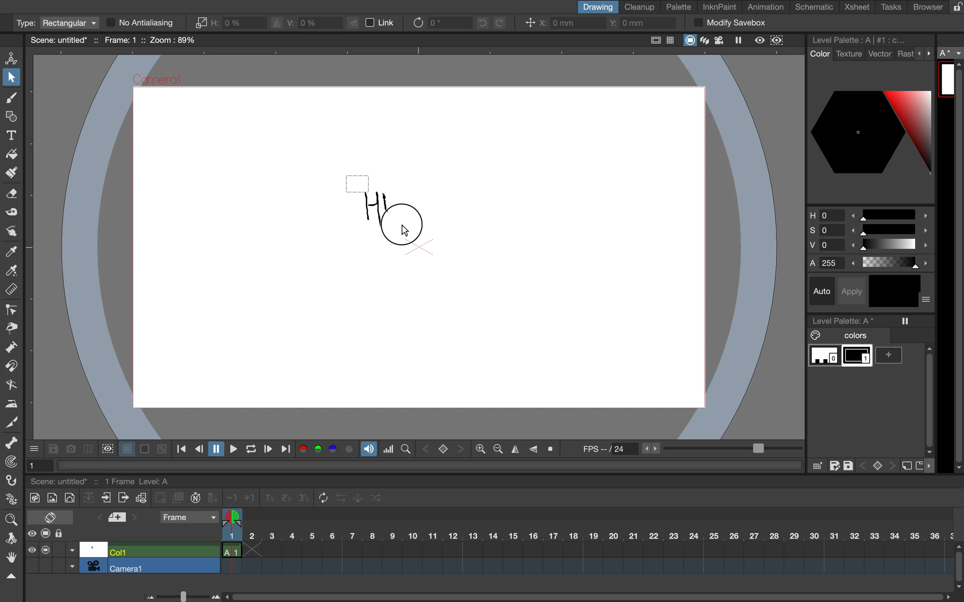 Image resolution: width=964 pixels, height=602 pixels. What do you see at coordinates (905, 55) in the screenshot?
I see `rast` at bounding box center [905, 55].